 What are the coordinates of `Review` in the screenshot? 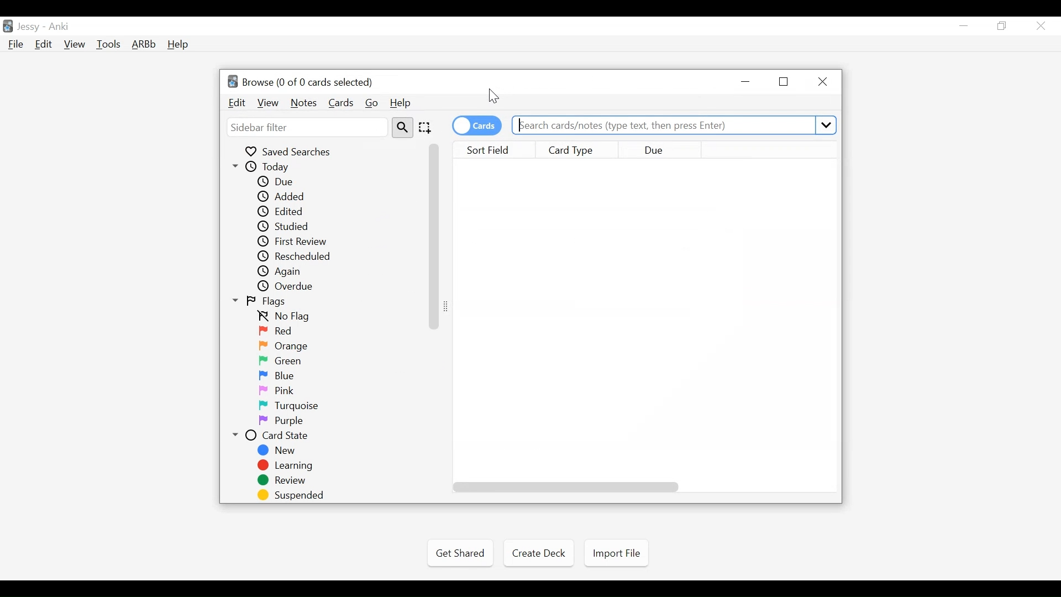 It's located at (285, 481).